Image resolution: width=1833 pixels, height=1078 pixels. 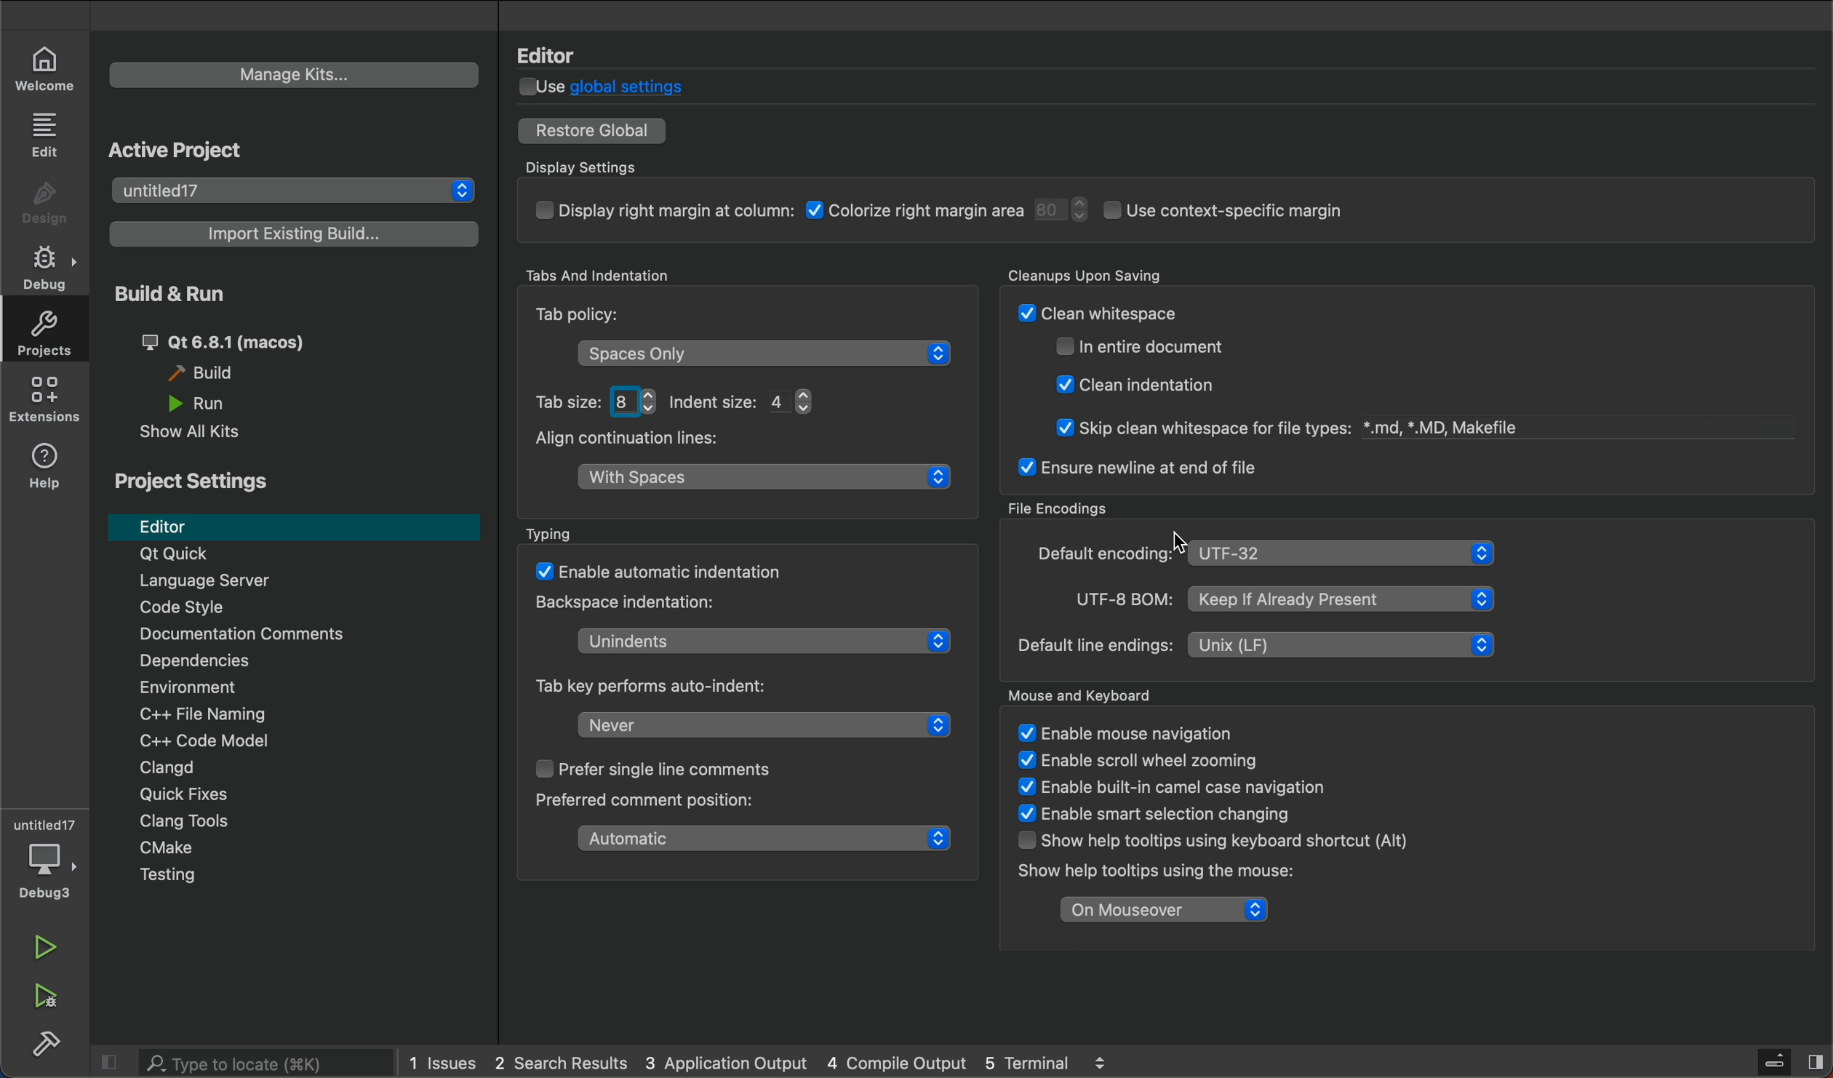 I want to click on debug, so click(x=51, y=270).